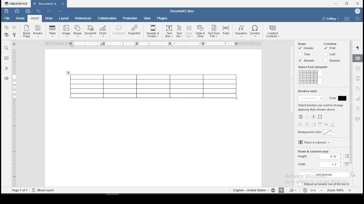 This screenshot has height=204, width=364. What do you see at coordinates (35, 18) in the screenshot?
I see `input` at bounding box center [35, 18].